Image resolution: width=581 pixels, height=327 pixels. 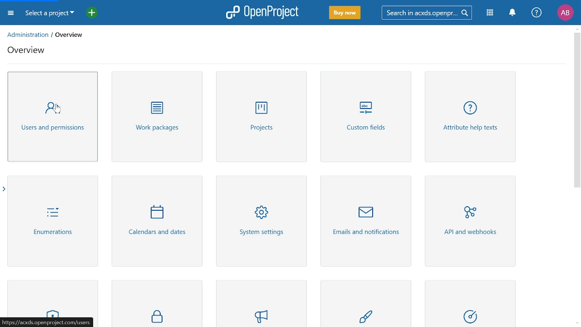 What do you see at coordinates (54, 297) in the screenshot?
I see `Authentication` at bounding box center [54, 297].